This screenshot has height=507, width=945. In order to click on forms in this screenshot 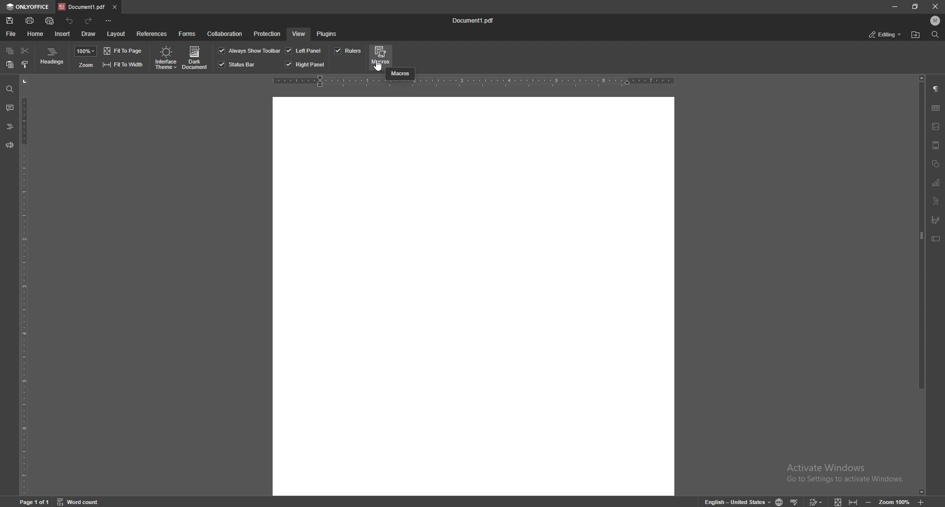, I will do `click(188, 33)`.